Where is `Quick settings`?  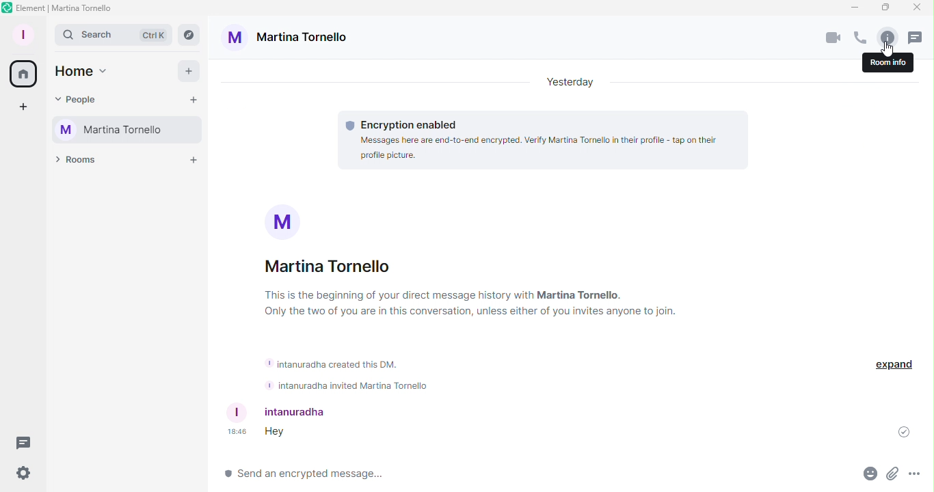 Quick settings is located at coordinates (21, 474).